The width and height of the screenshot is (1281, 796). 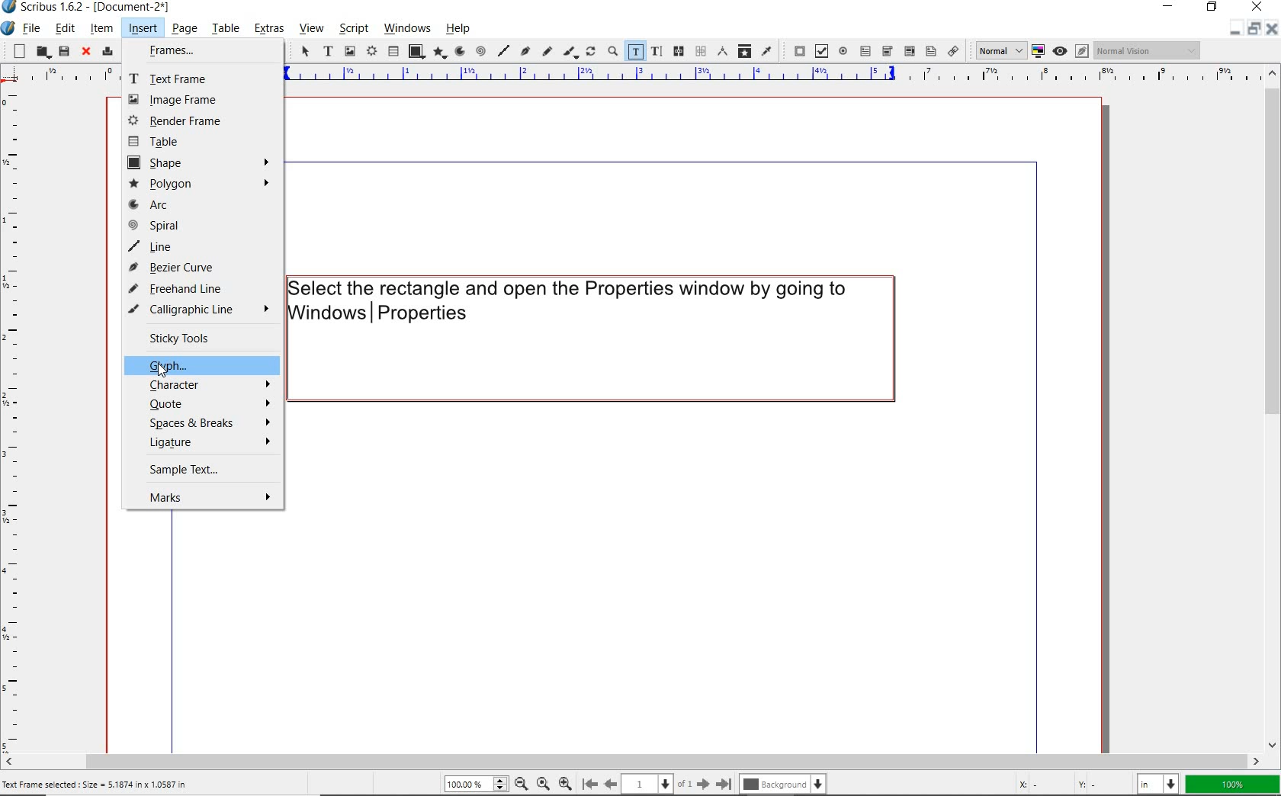 What do you see at coordinates (1253, 30) in the screenshot?
I see `maximise` at bounding box center [1253, 30].